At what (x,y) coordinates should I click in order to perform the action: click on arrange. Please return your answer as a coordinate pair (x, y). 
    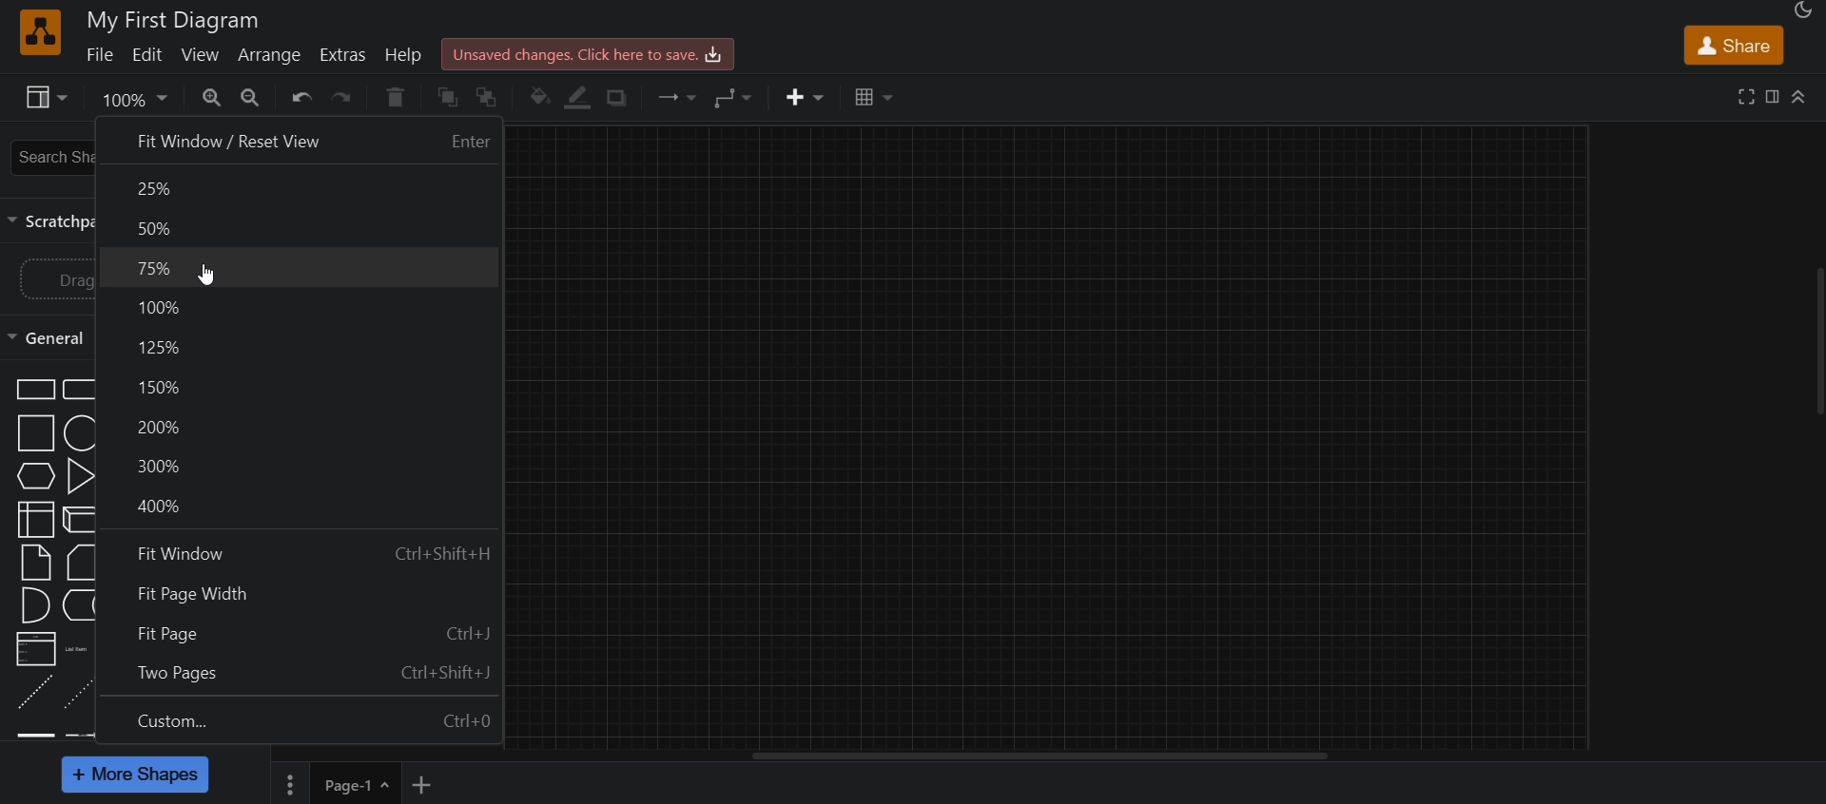
    Looking at the image, I should click on (273, 57).